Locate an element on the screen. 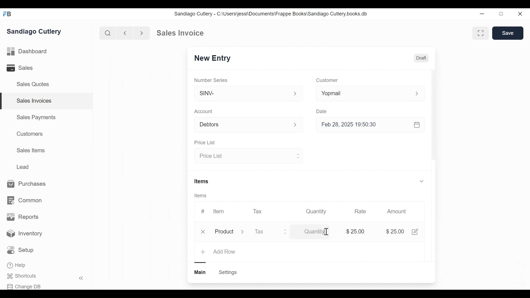  Sandiago Cutlery is located at coordinates (36, 31).